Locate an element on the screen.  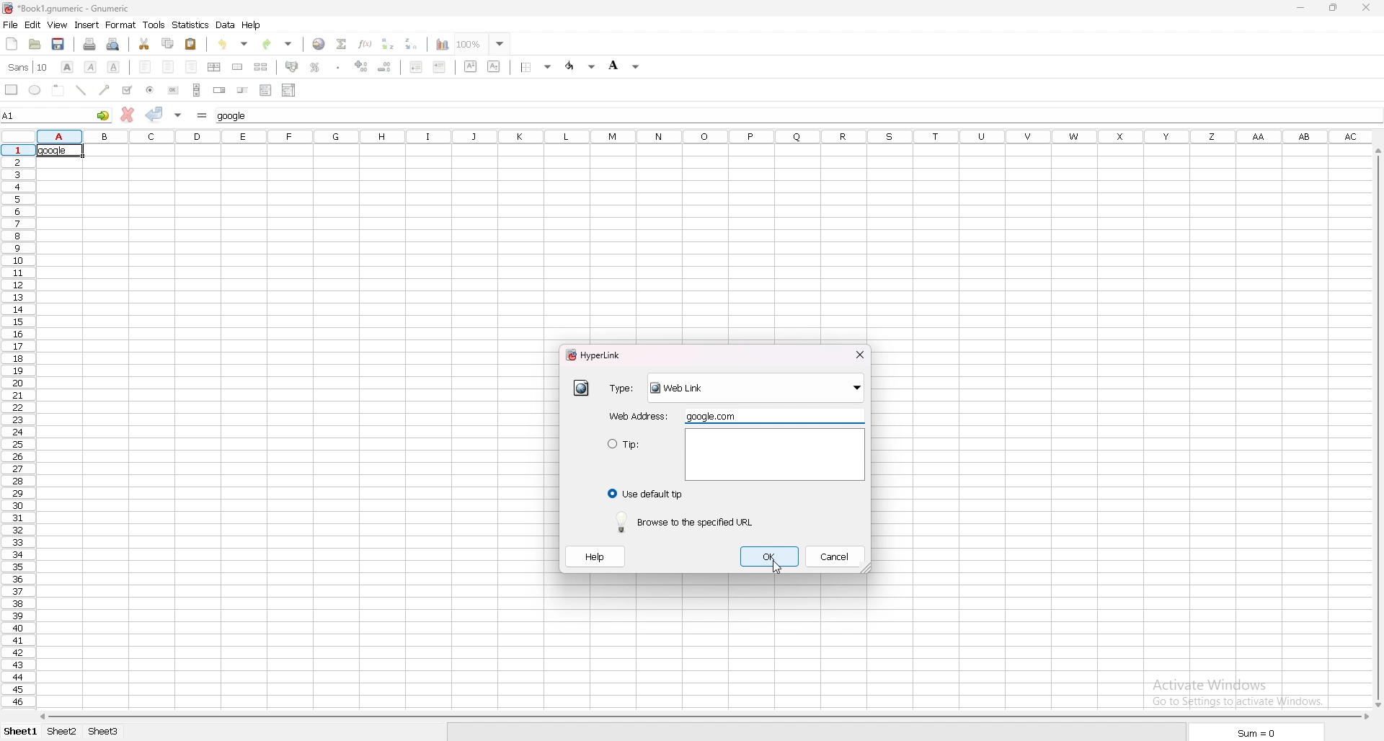
increase indent is located at coordinates (439, 66).